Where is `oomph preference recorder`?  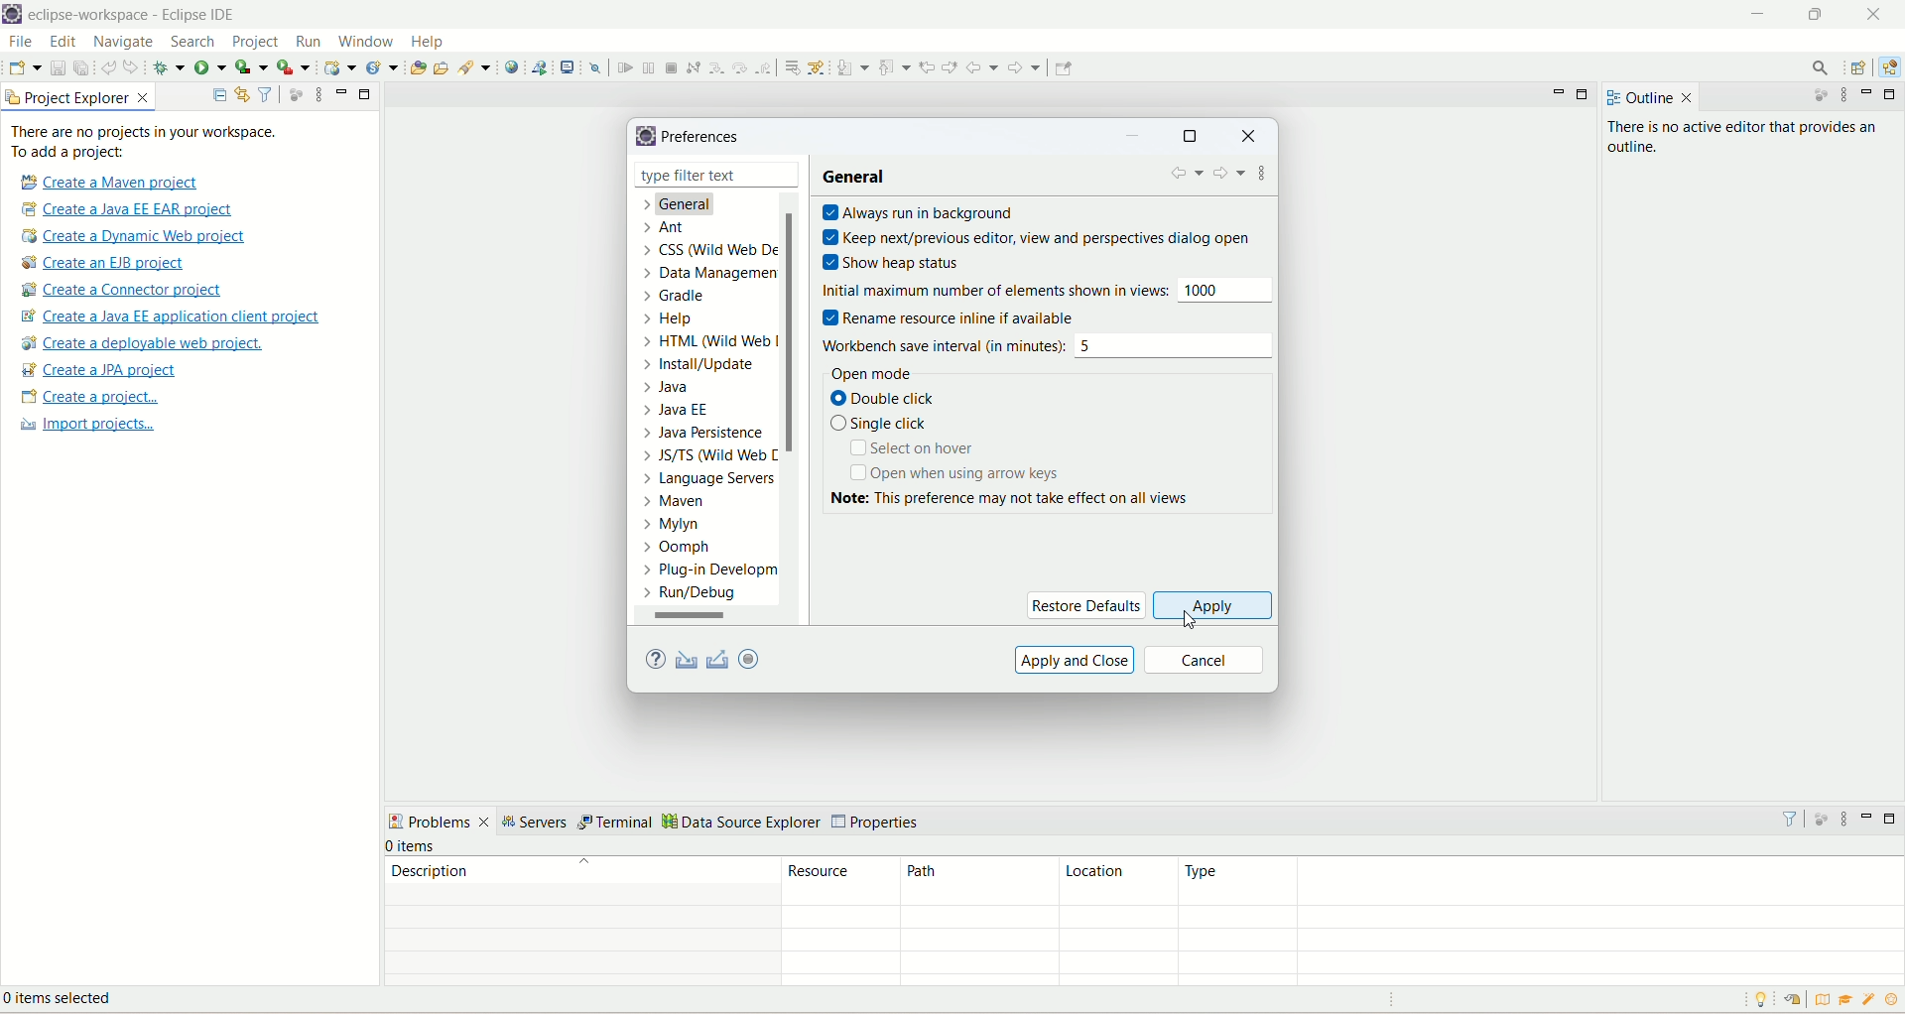
oomph preference recorder is located at coordinates (748, 659).